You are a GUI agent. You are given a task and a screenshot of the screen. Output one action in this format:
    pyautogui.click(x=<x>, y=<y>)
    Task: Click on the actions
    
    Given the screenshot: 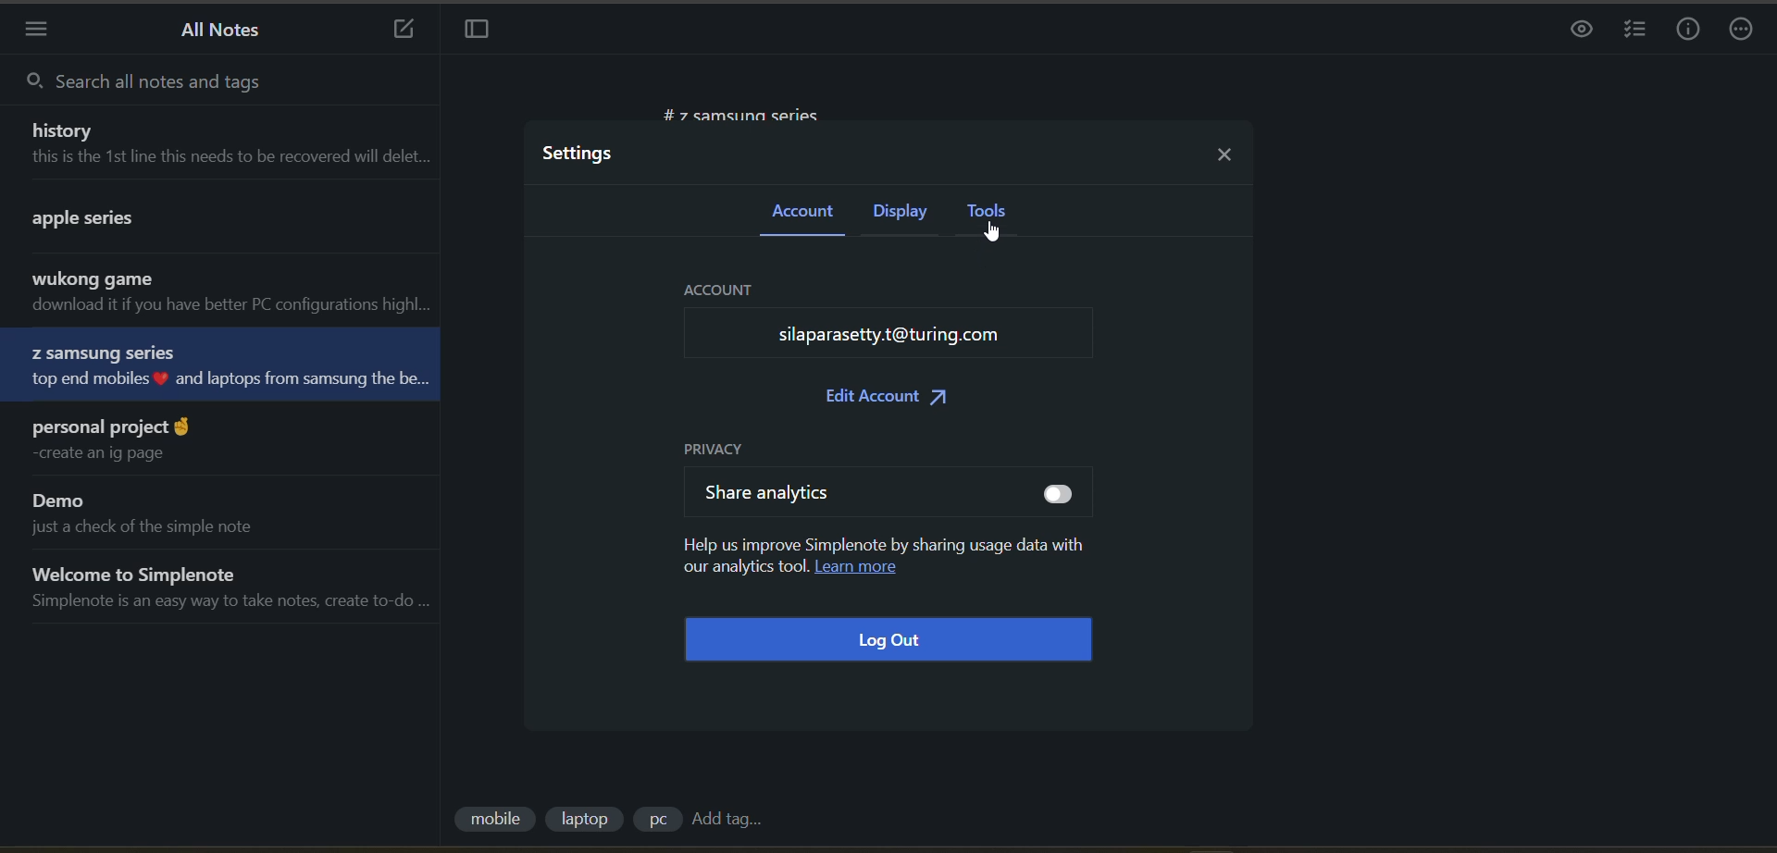 What is the action you would take?
    pyautogui.click(x=1742, y=31)
    